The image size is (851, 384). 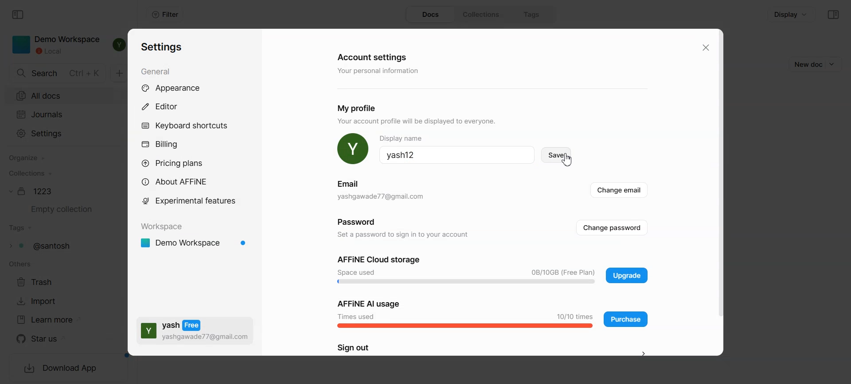 I want to click on others, so click(x=19, y=264).